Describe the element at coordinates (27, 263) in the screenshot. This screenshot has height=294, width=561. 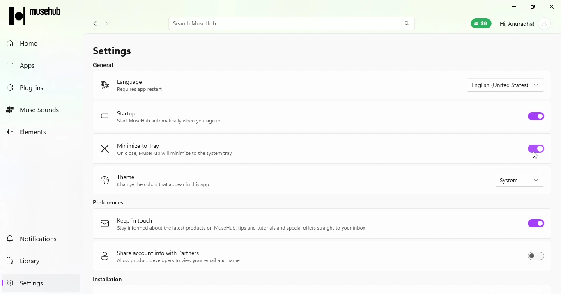
I see `Library` at that location.